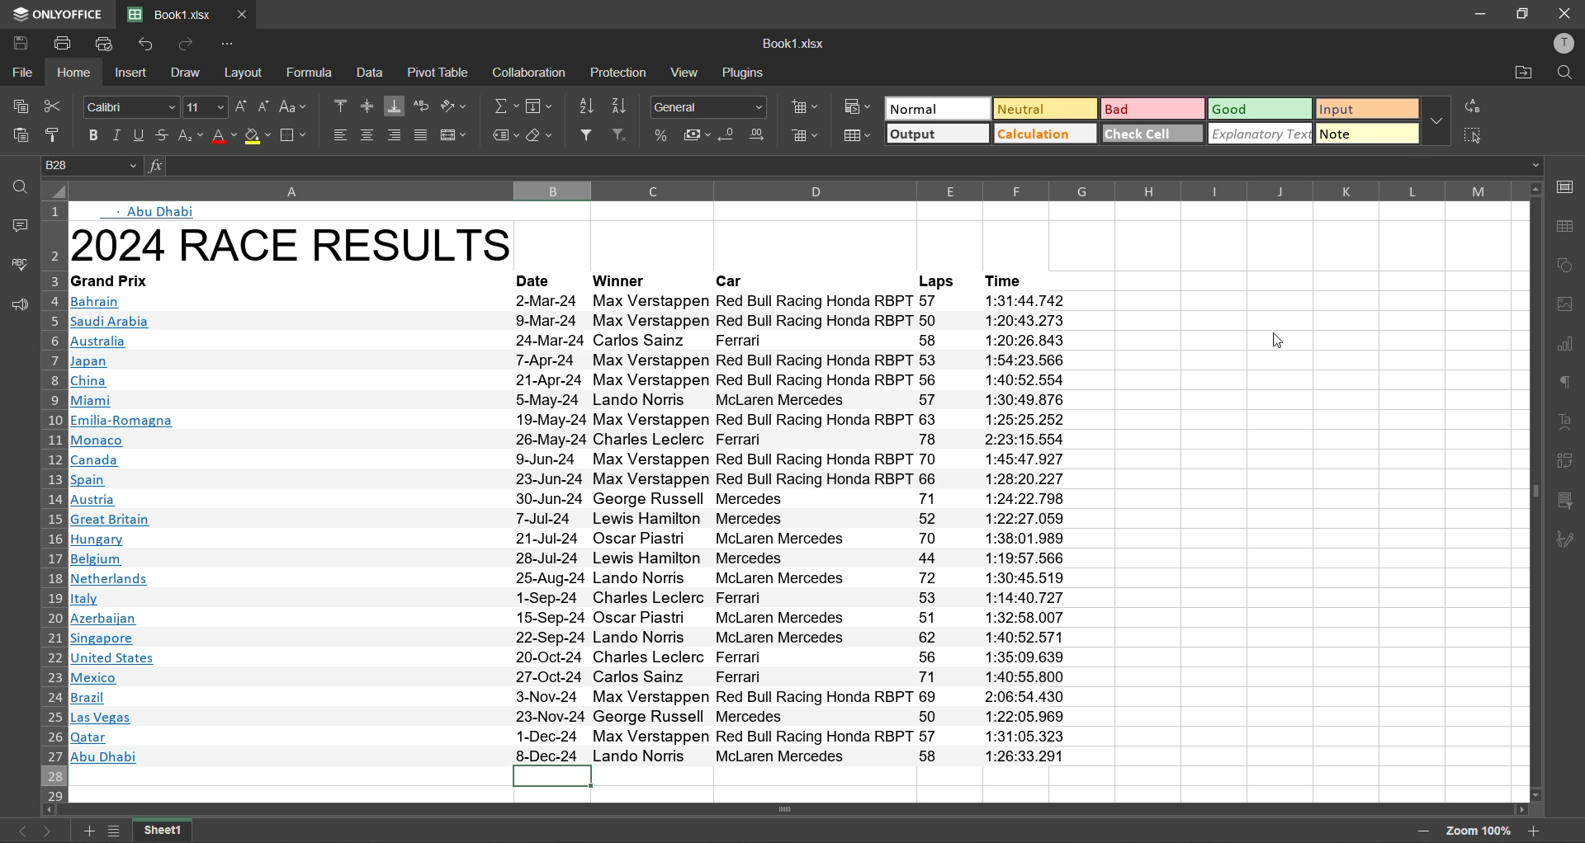  What do you see at coordinates (18, 831) in the screenshot?
I see `previous` at bounding box center [18, 831].